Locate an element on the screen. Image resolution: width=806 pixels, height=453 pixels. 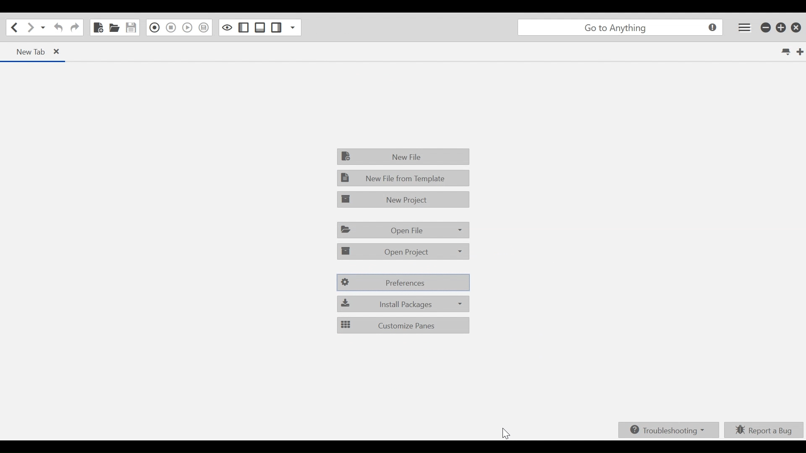
Open File is located at coordinates (403, 230).